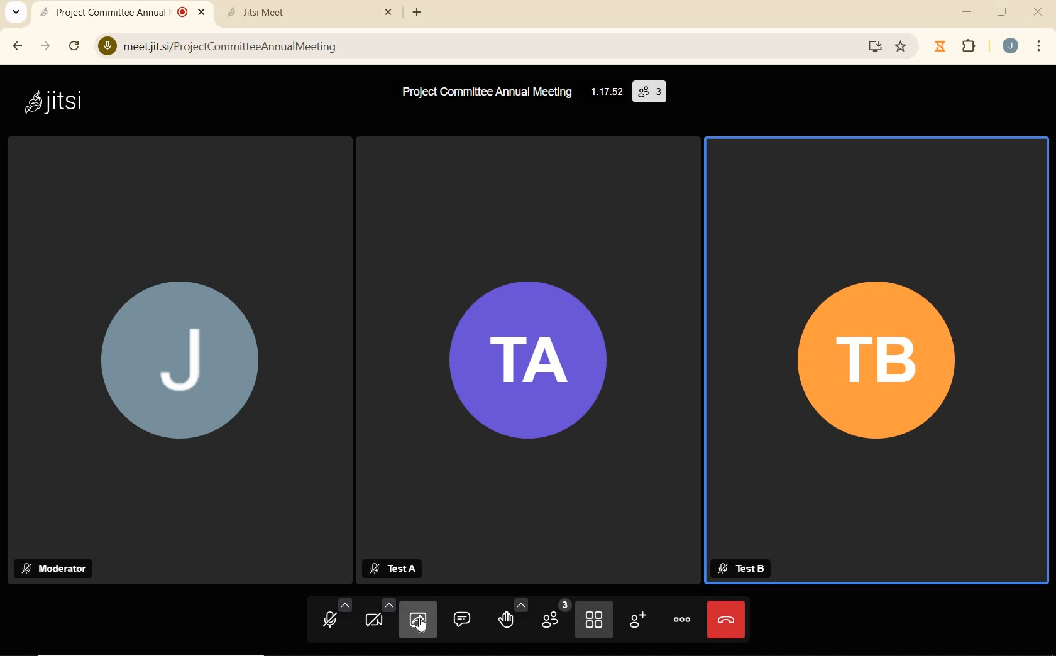 The width and height of the screenshot is (1056, 656). I want to click on Collapse, so click(16, 13).